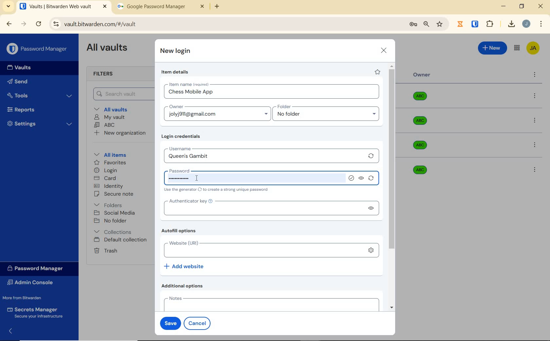 The height and width of the screenshot is (341, 550). Describe the element at coordinates (38, 24) in the screenshot. I see `reload` at that location.